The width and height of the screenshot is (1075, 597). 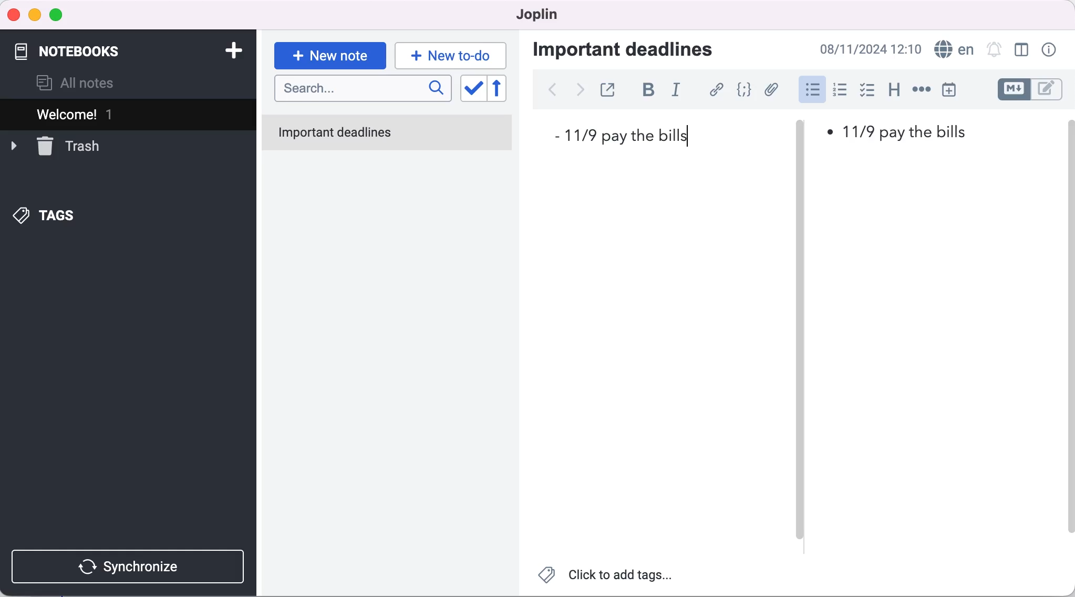 What do you see at coordinates (389, 133) in the screenshot?
I see `important deadlines note` at bounding box center [389, 133].